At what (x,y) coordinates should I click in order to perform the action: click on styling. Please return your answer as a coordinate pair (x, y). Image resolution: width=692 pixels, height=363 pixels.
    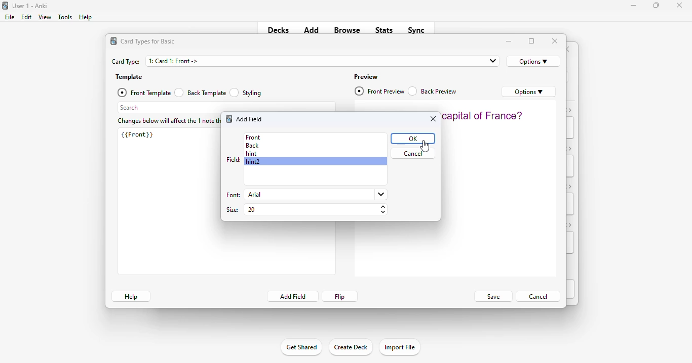
    Looking at the image, I should click on (246, 92).